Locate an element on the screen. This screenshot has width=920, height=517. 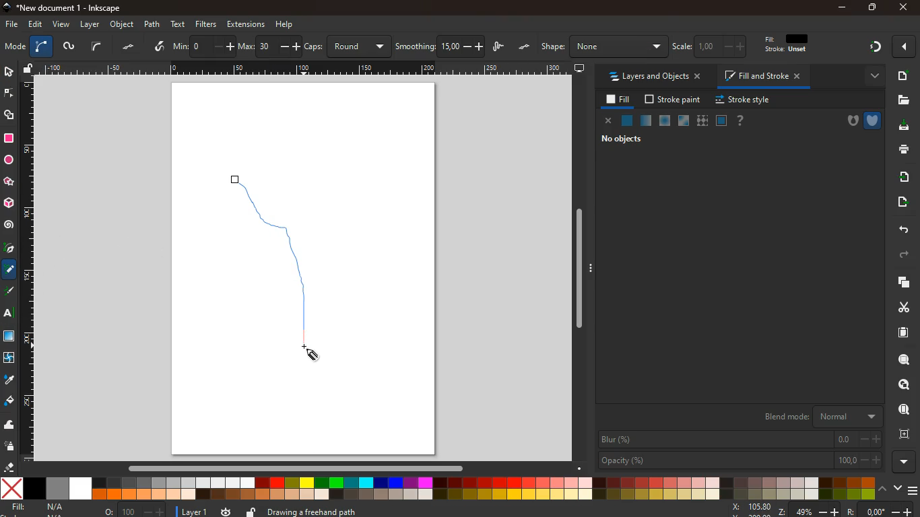
middle is located at coordinates (208, 48).